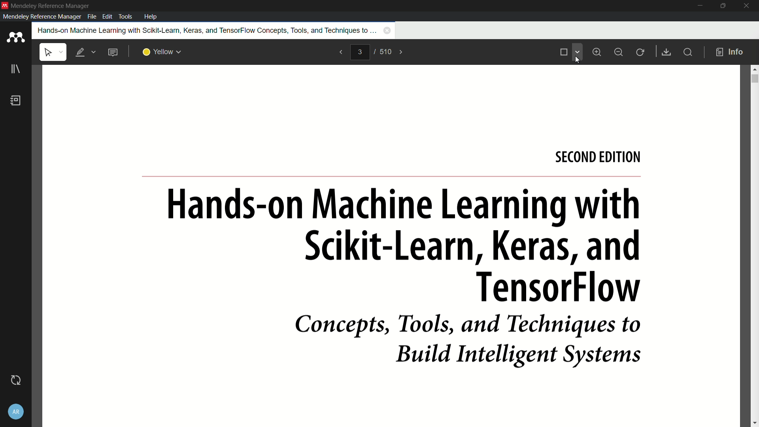  I want to click on view mode dropdown, so click(577, 52).